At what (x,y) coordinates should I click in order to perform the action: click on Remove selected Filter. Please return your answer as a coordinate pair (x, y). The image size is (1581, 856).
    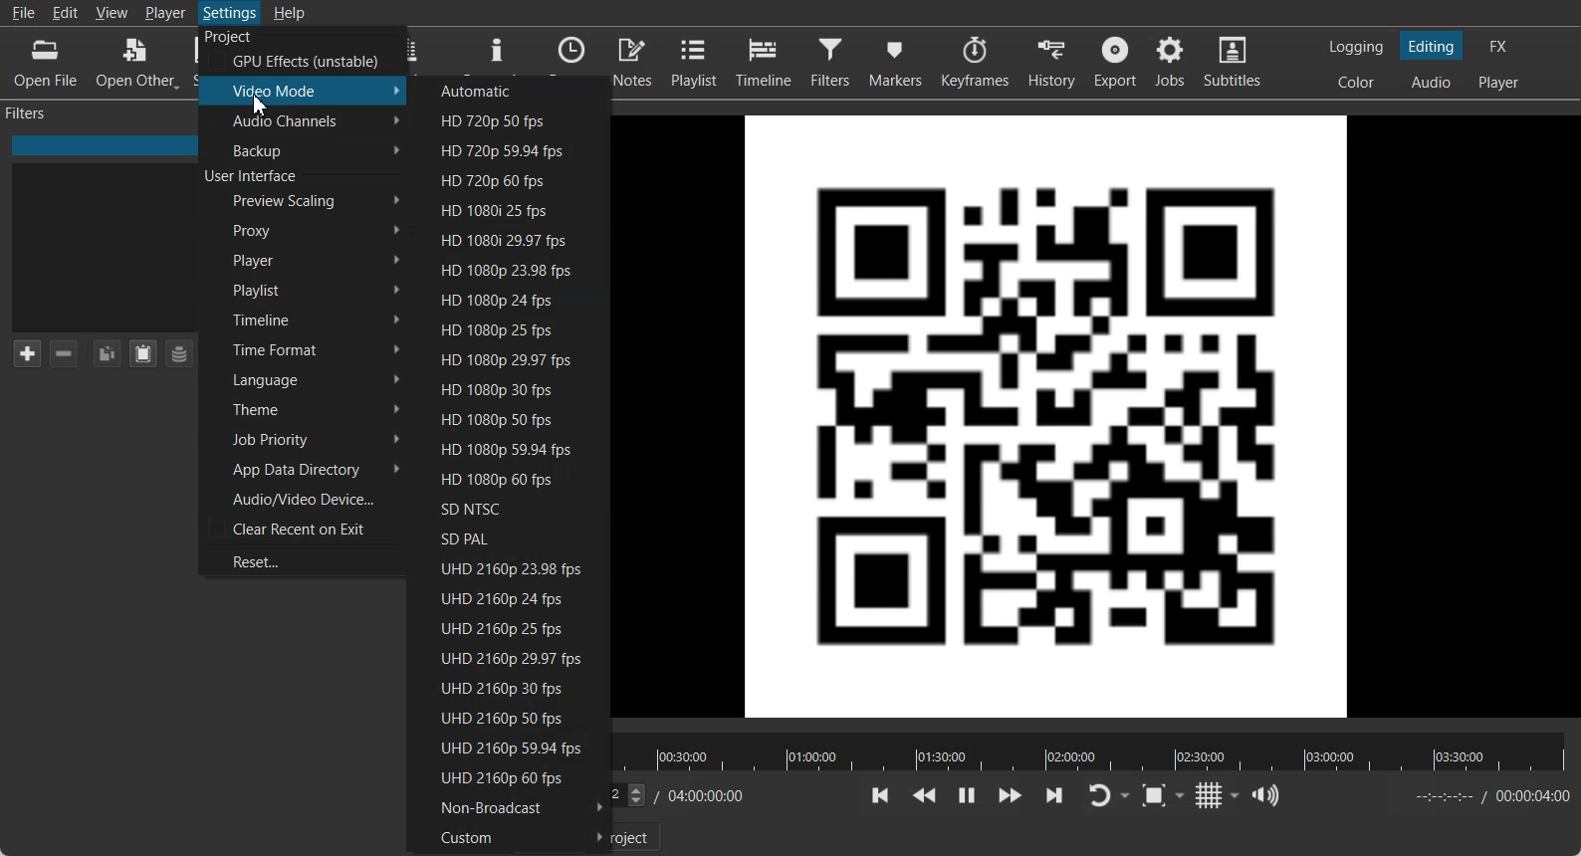
    Looking at the image, I should click on (66, 353).